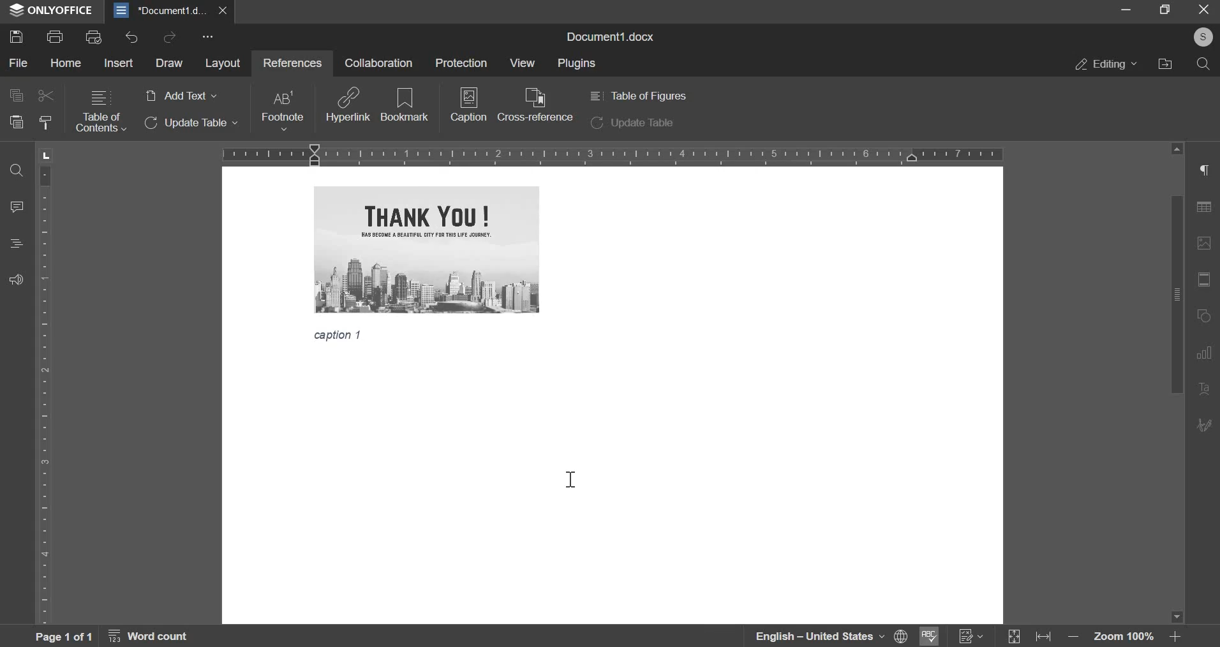 The image size is (1220, 647). I want to click on caption, so click(469, 109).